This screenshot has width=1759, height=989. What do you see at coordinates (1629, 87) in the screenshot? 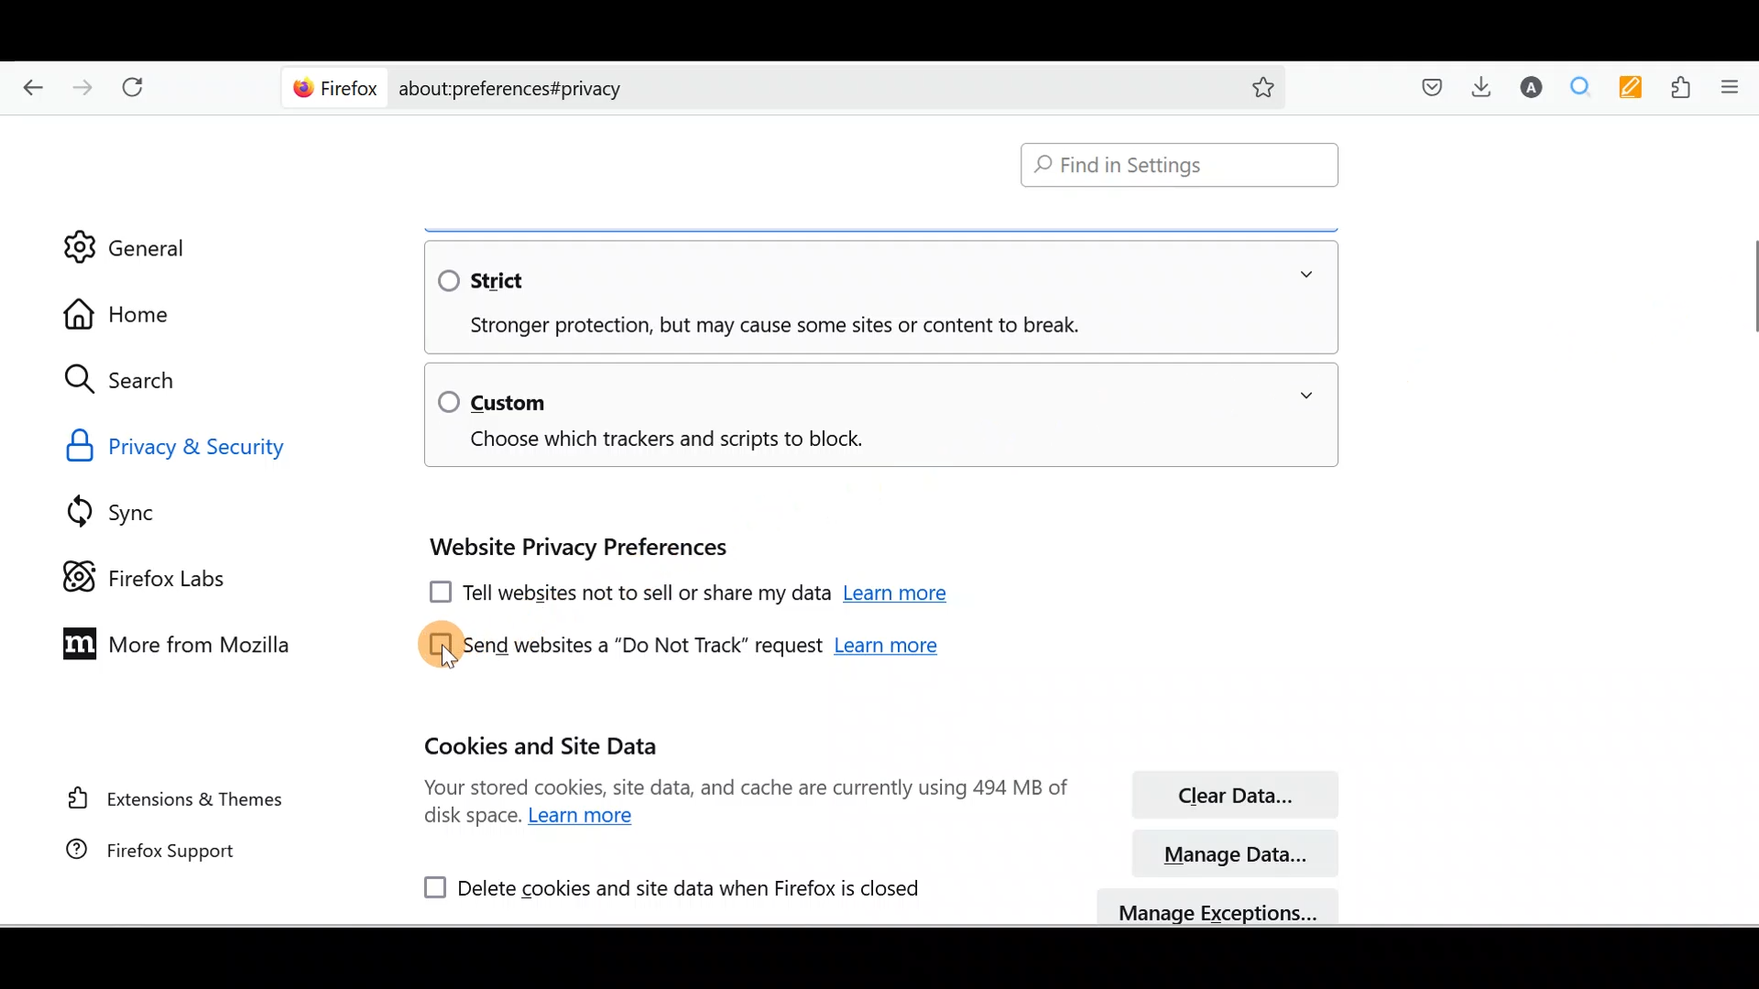
I see `Multi keywords highlighter` at bounding box center [1629, 87].